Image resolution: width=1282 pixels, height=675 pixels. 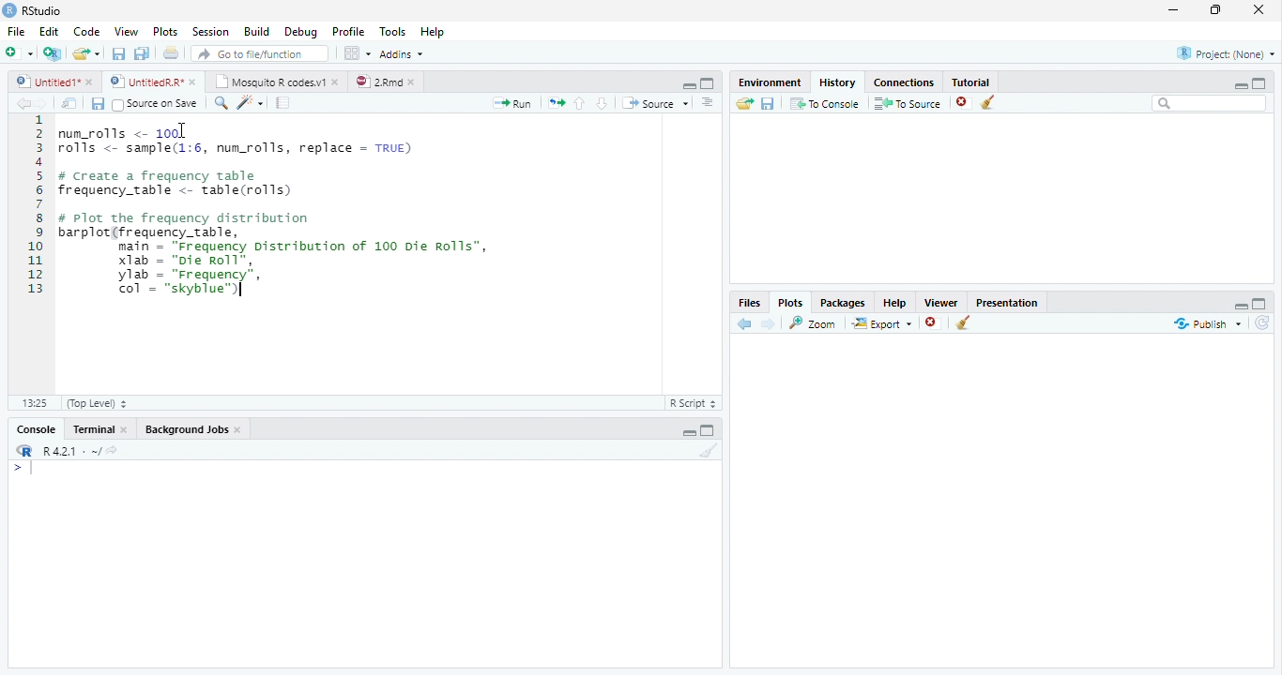 What do you see at coordinates (50, 29) in the screenshot?
I see `Edit` at bounding box center [50, 29].